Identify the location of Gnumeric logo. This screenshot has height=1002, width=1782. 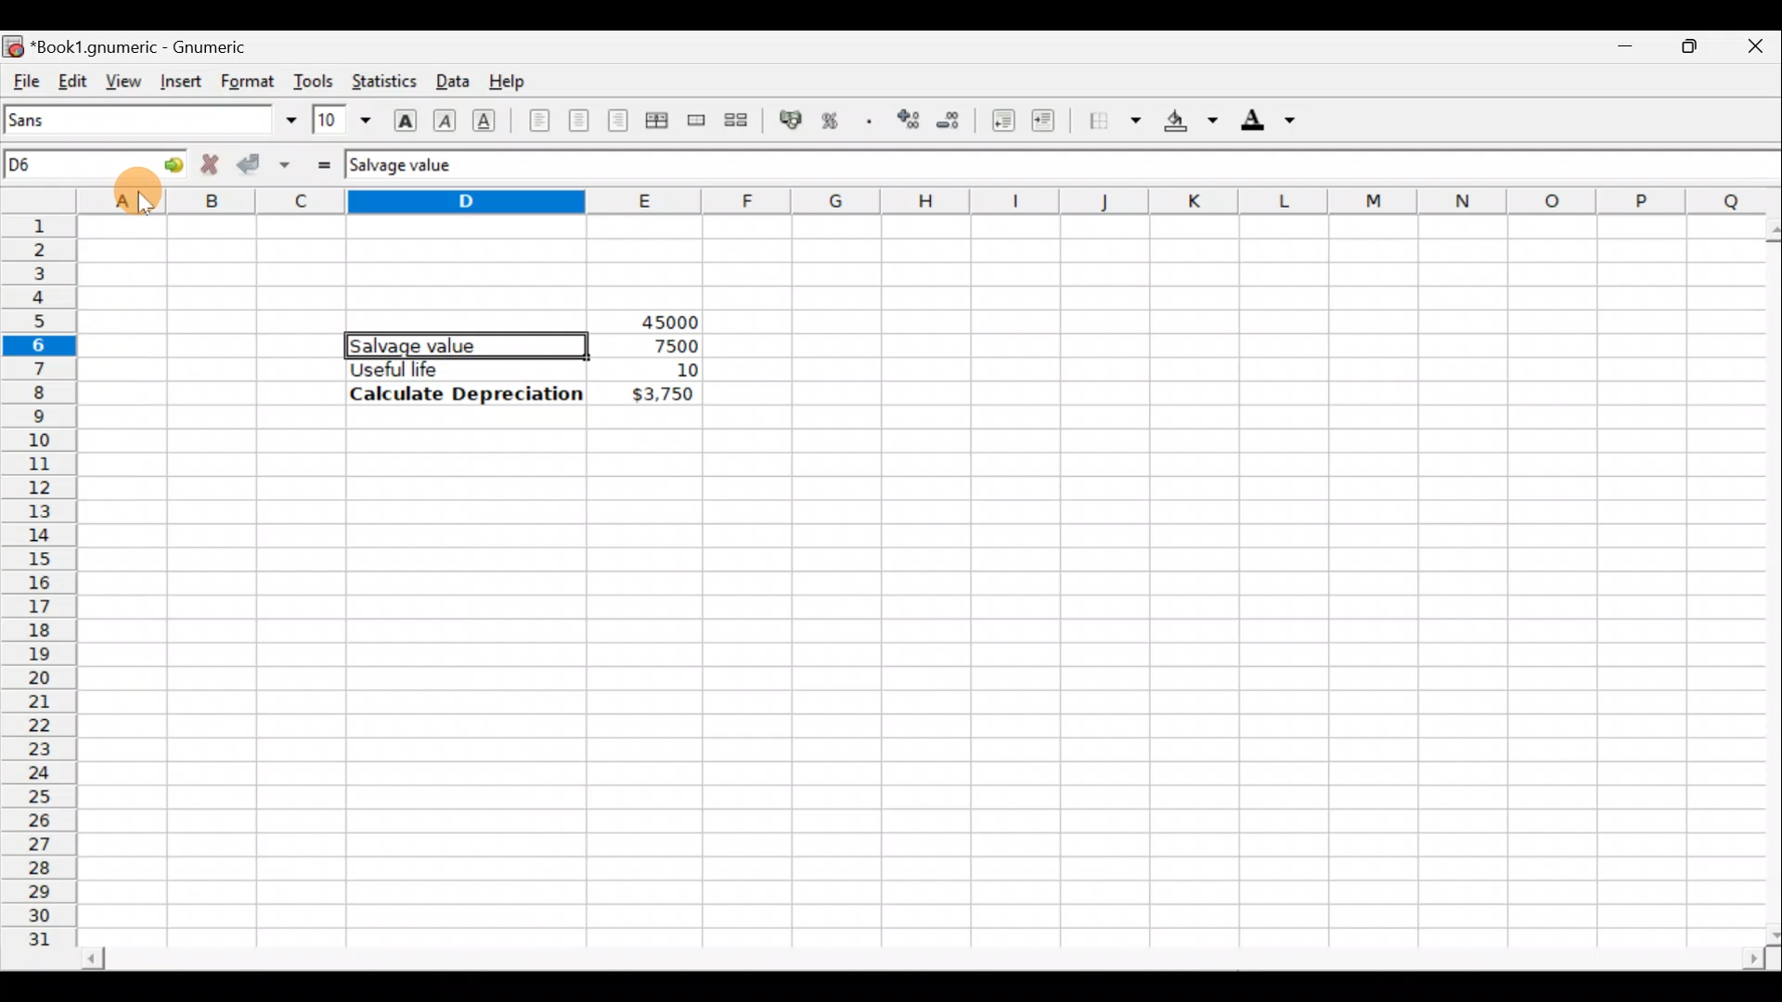
(13, 45).